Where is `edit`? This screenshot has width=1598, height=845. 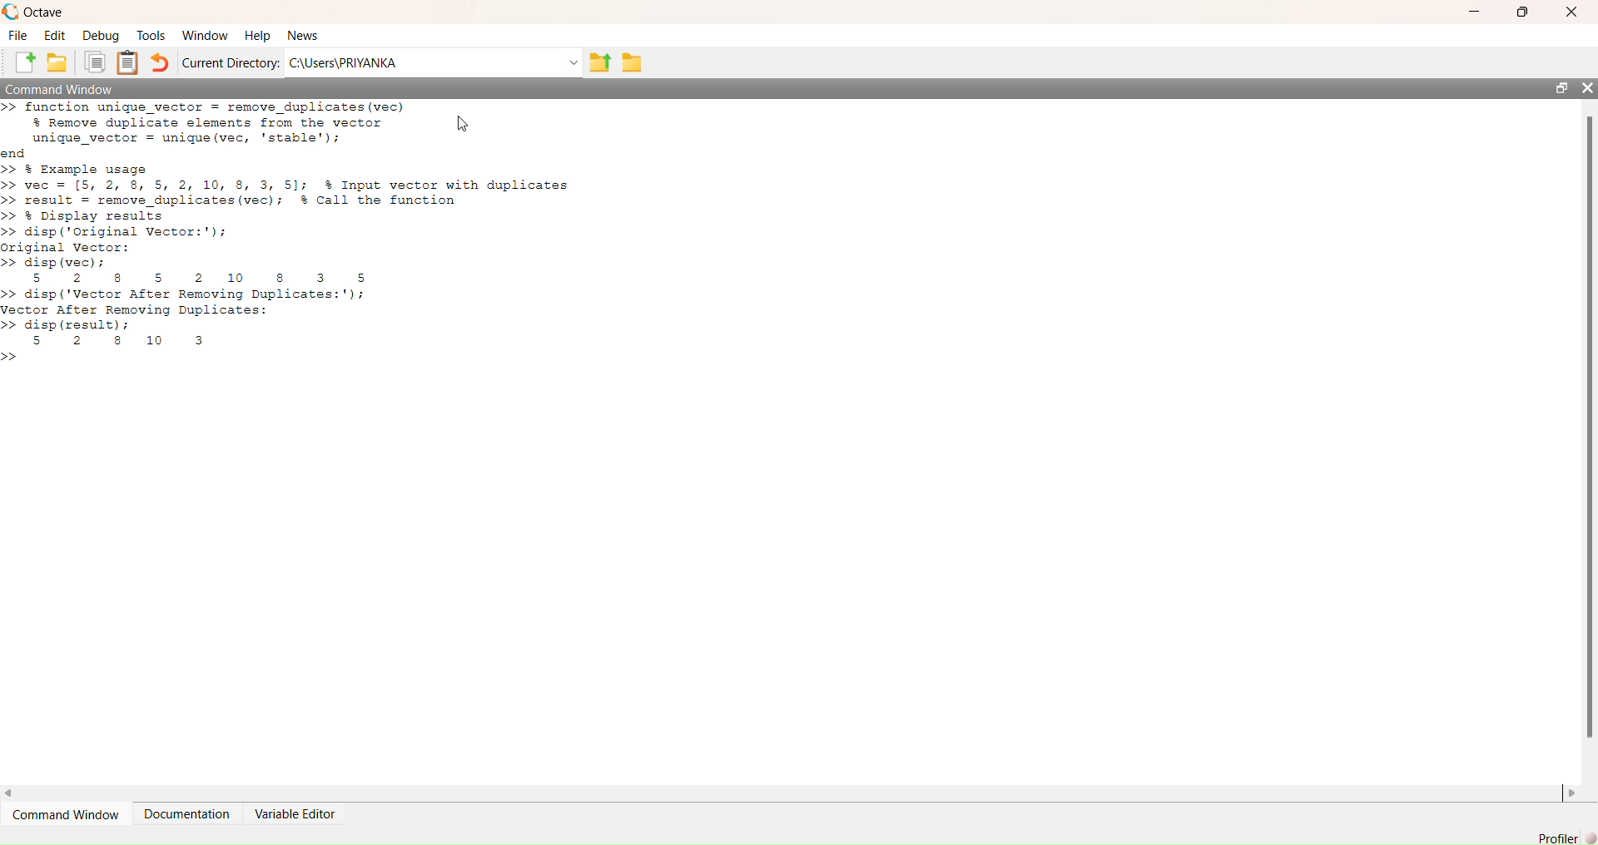
edit is located at coordinates (55, 37).